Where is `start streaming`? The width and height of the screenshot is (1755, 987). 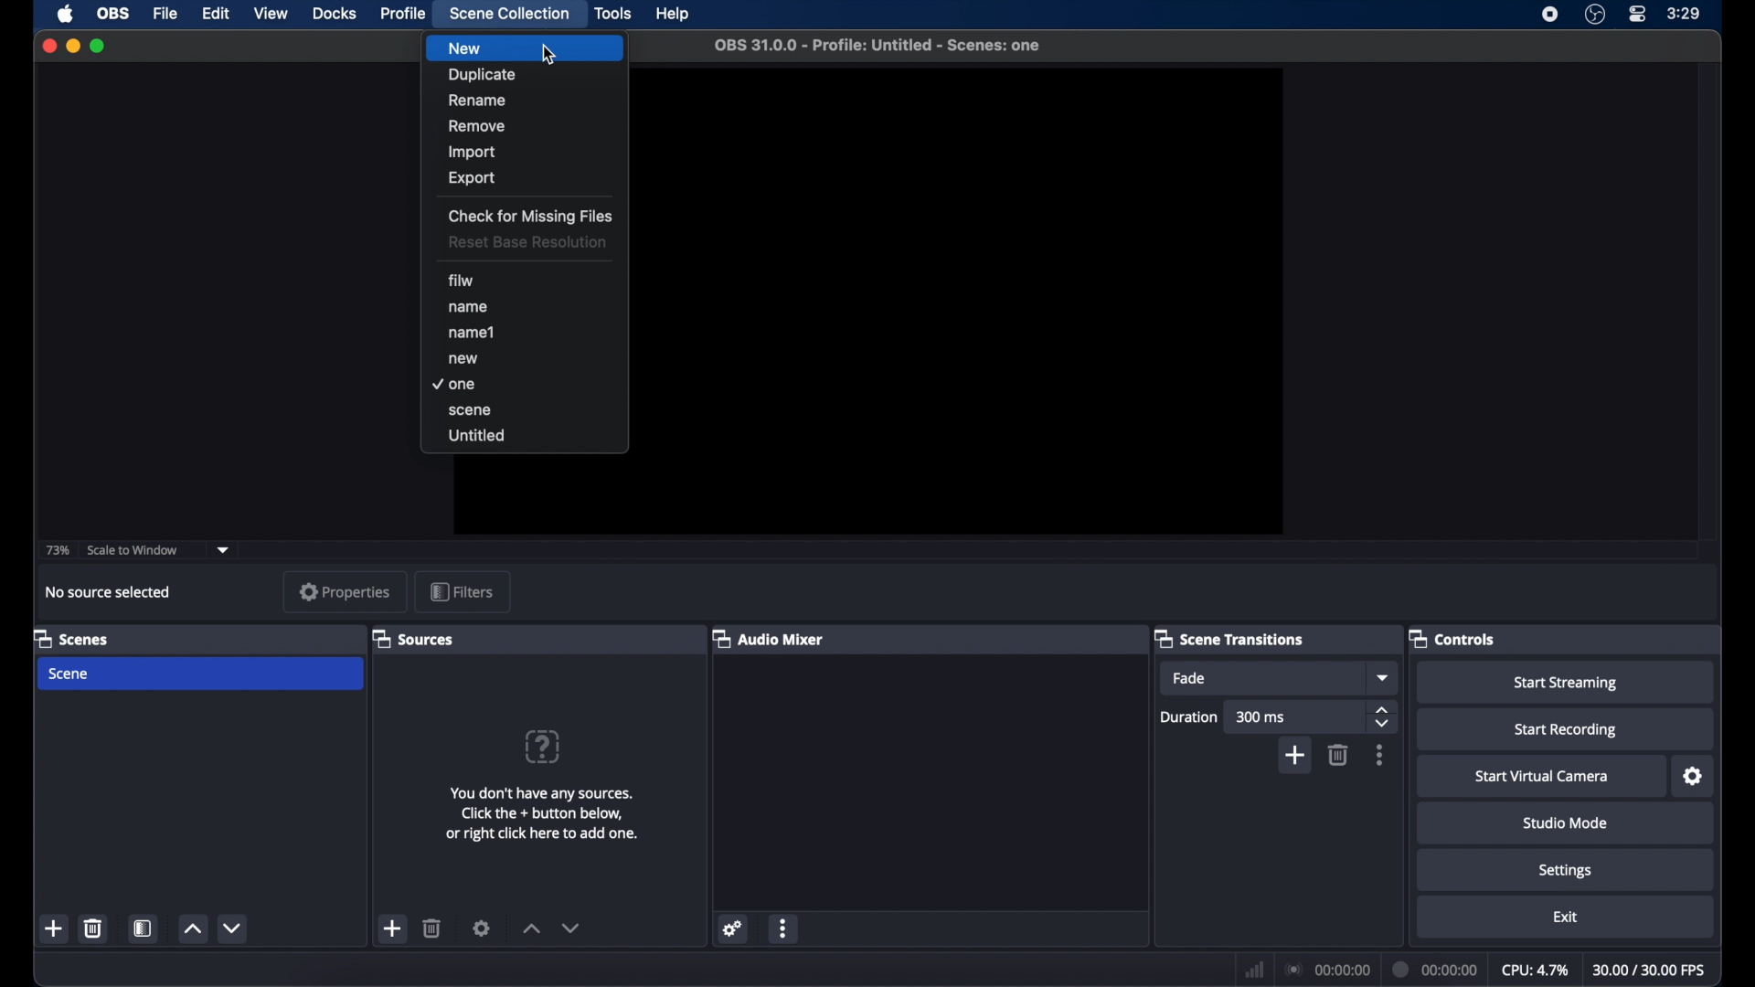
start streaming is located at coordinates (1565, 684).